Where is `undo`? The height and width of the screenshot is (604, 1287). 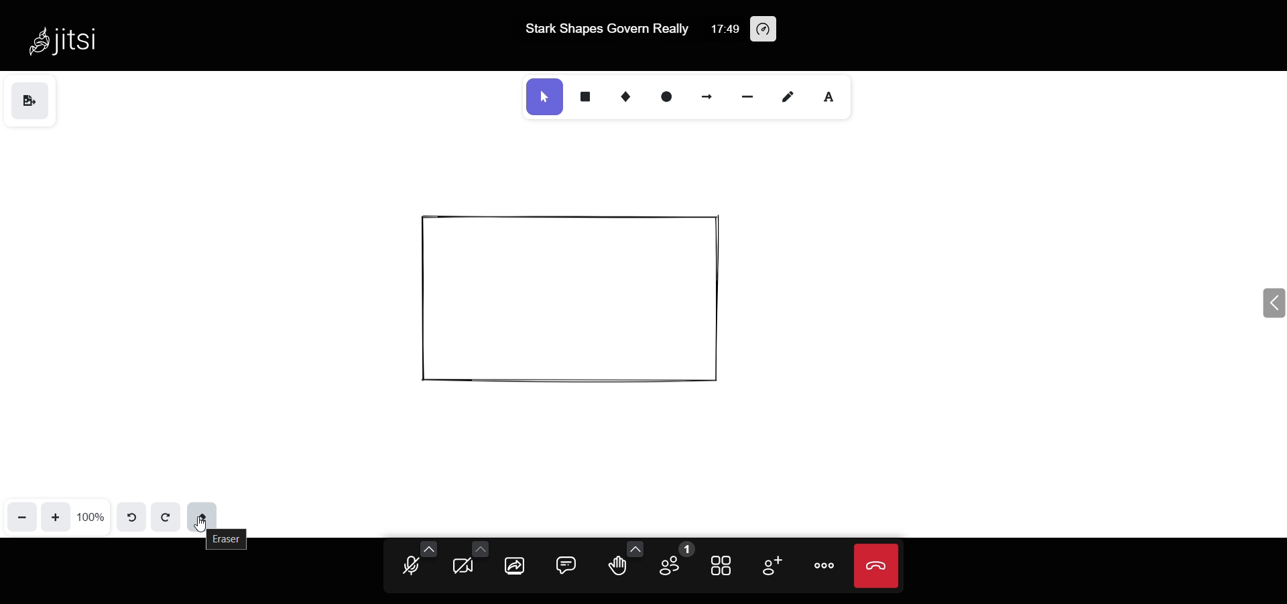 undo is located at coordinates (131, 516).